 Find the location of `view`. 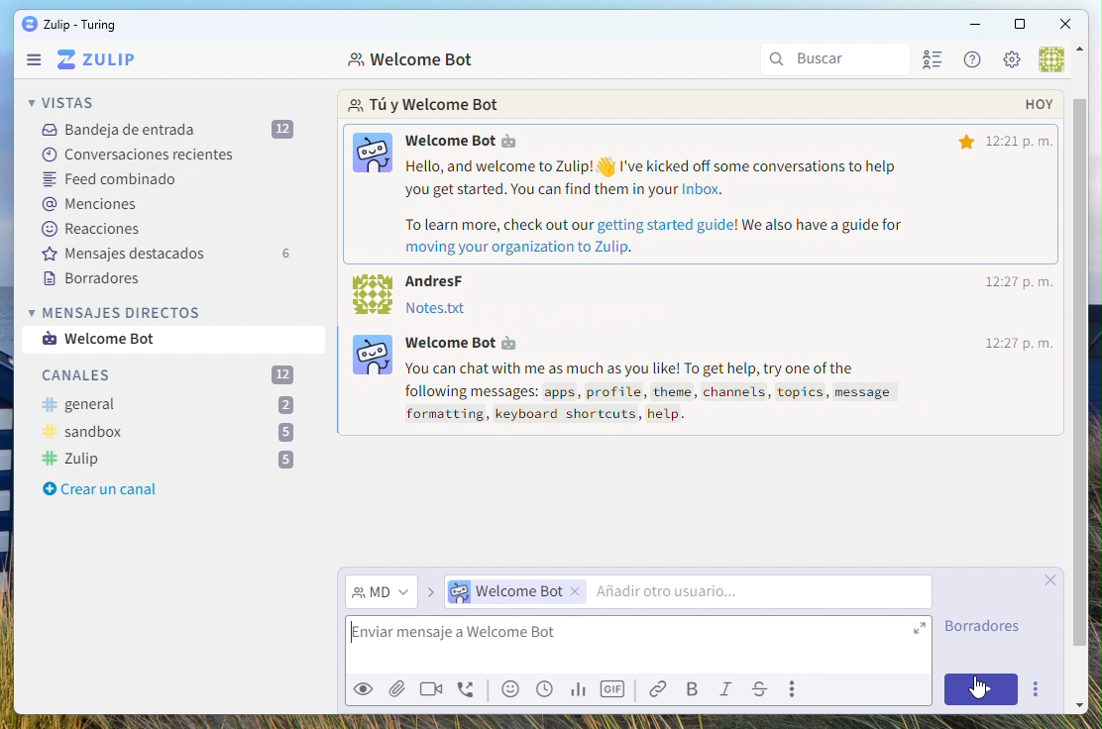

view is located at coordinates (362, 692).